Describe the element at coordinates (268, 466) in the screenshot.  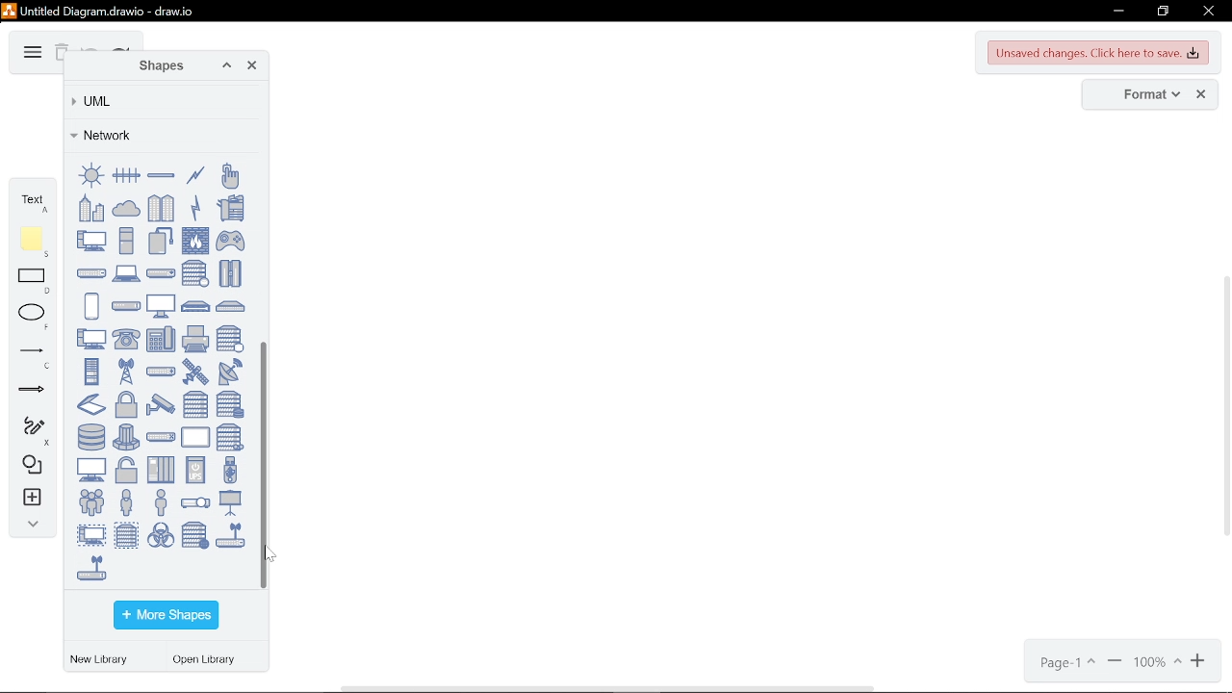
I see `vertical scrollbar` at that location.